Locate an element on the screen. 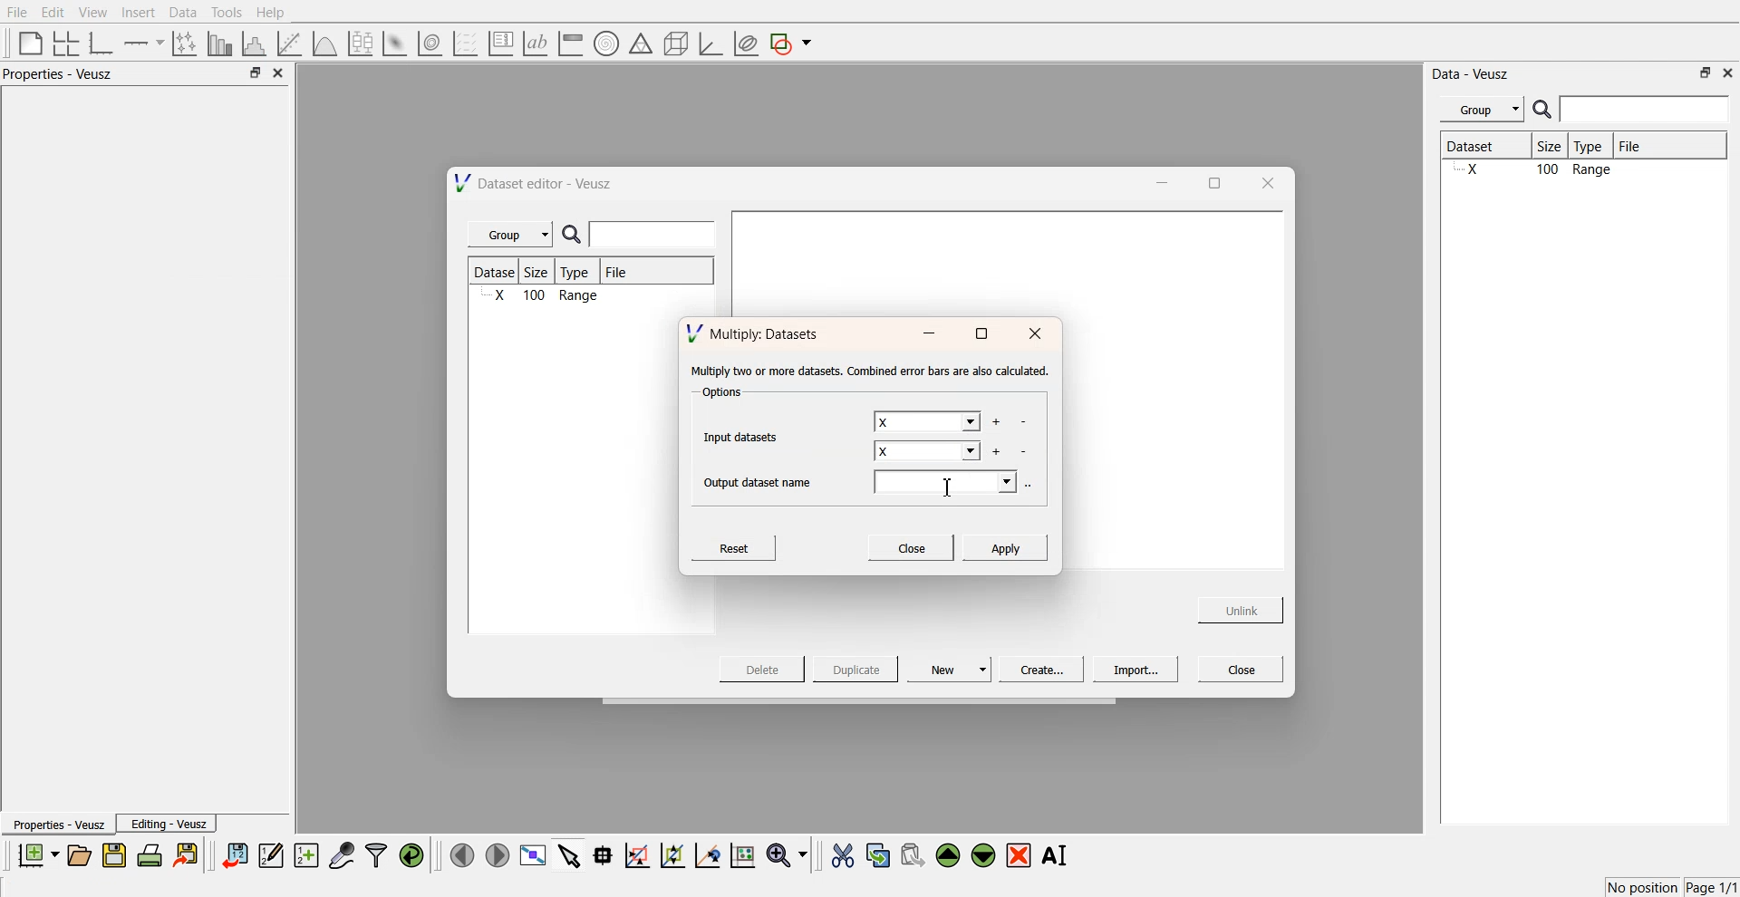 The image size is (1740, 897). minimise or maximise is located at coordinates (1706, 72).